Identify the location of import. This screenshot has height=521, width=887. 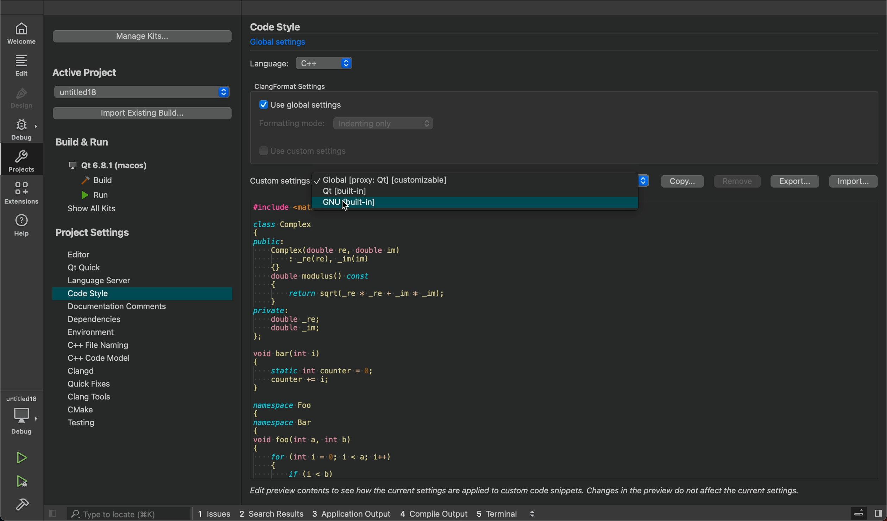
(856, 181).